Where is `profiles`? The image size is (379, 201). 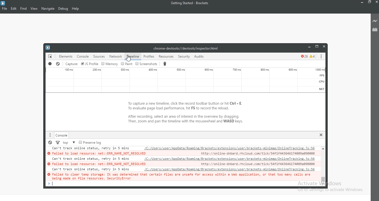 profiles is located at coordinates (149, 56).